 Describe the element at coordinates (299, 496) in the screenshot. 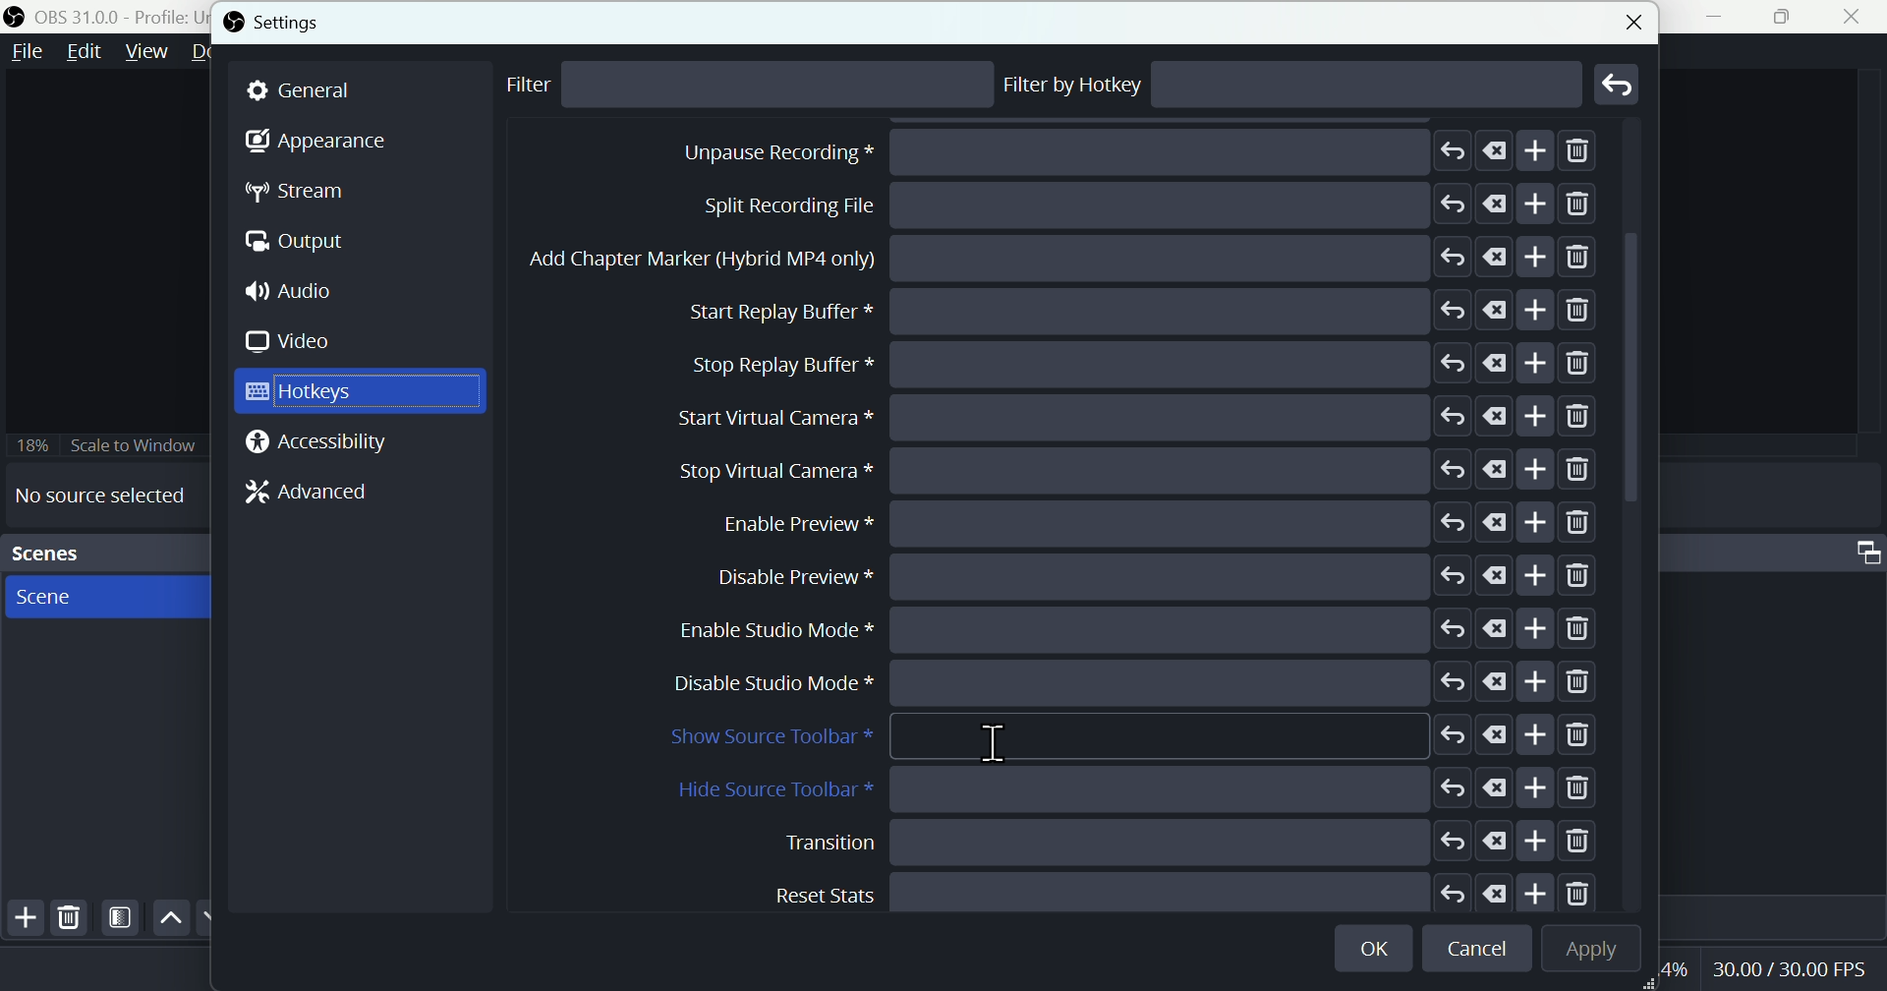

I see `Advanced` at that location.